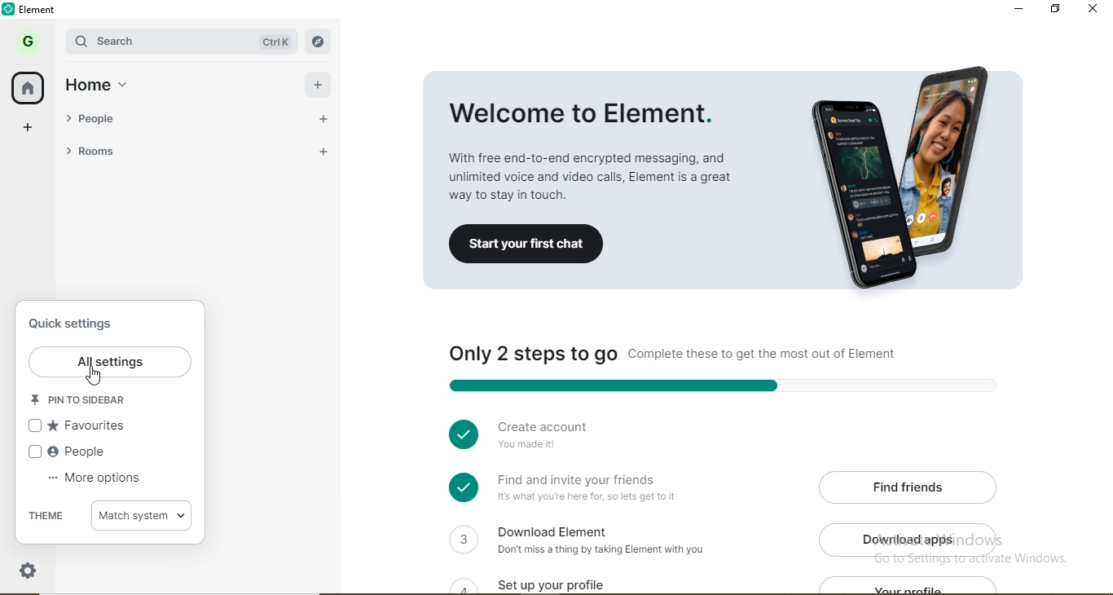 The height and width of the screenshot is (595, 1113). I want to click on find friends, so click(912, 486).